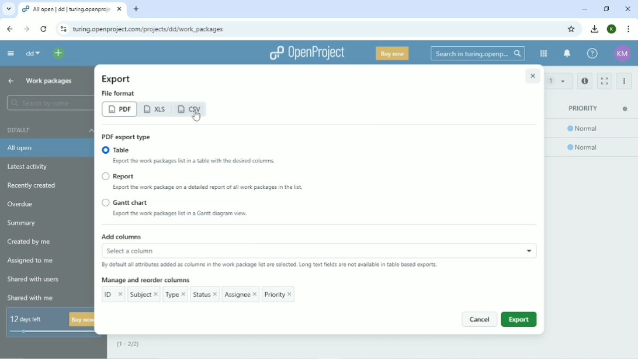  What do you see at coordinates (119, 109) in the screenshot?
I see `PDF` at bounding box center [119, 109].